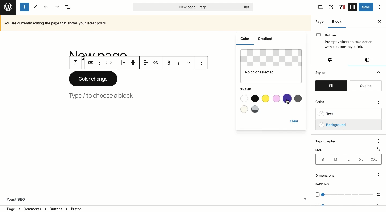 The height and width of the screenshot is (212, 386). I want to click on Document overview, so click(69, 7).